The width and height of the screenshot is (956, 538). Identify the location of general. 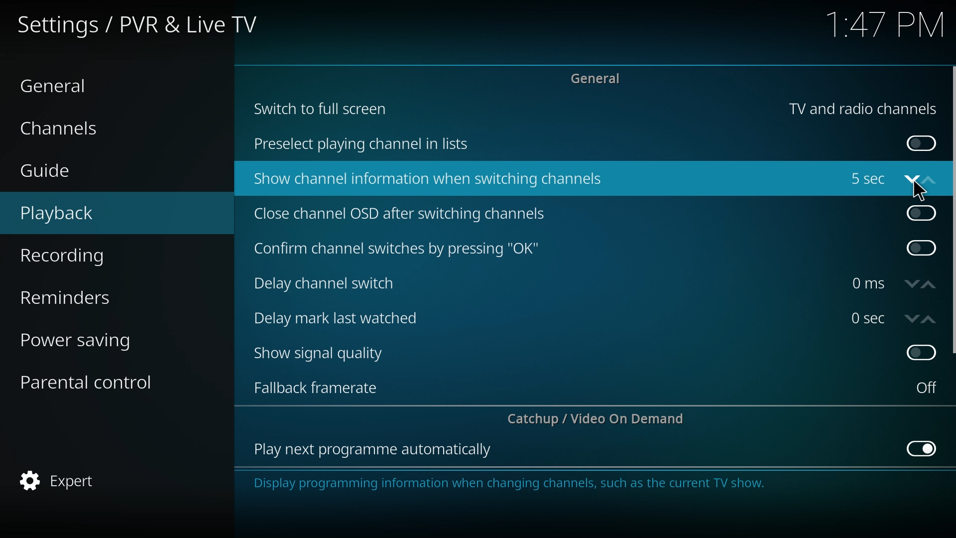
(599, 78).